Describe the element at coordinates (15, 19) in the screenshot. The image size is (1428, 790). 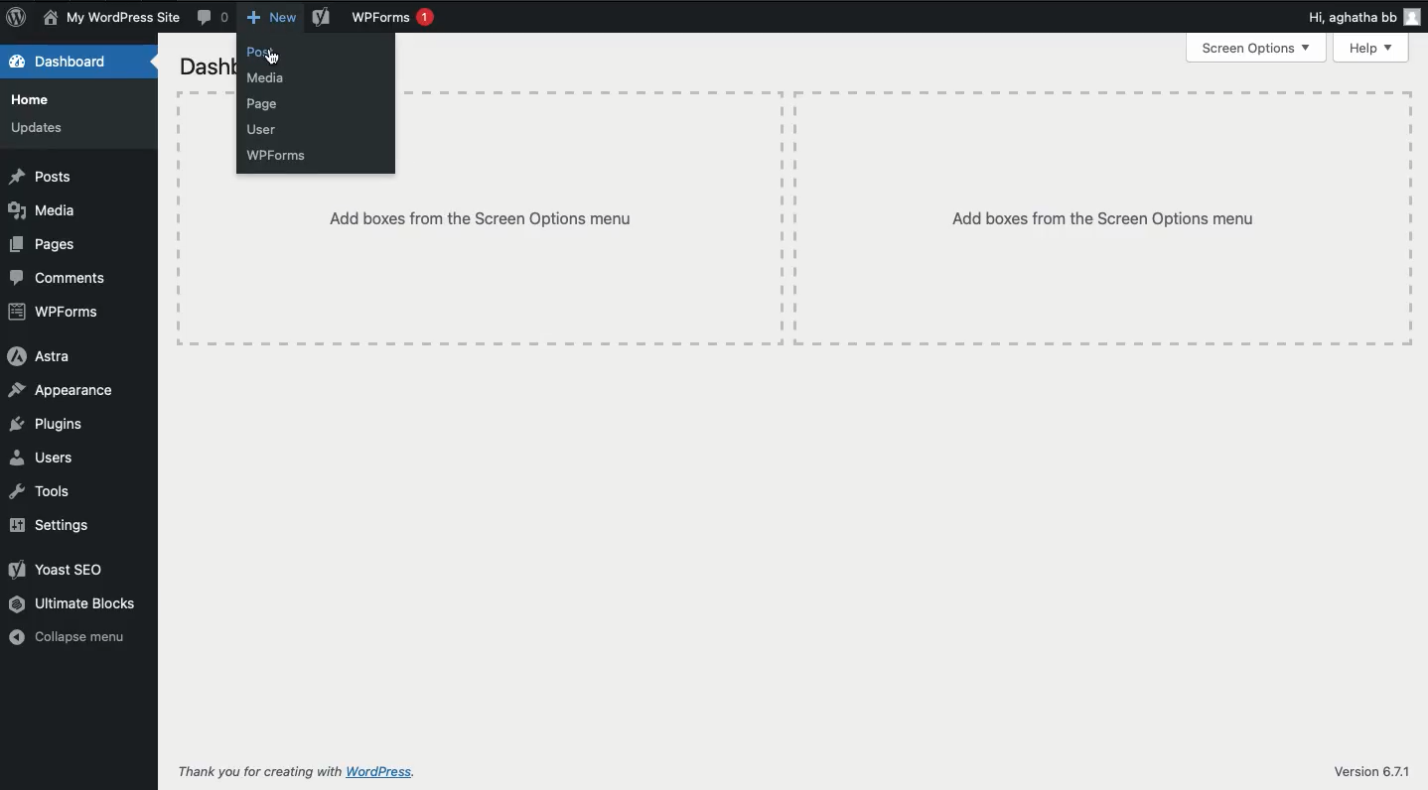
I see `Logo` at that location.